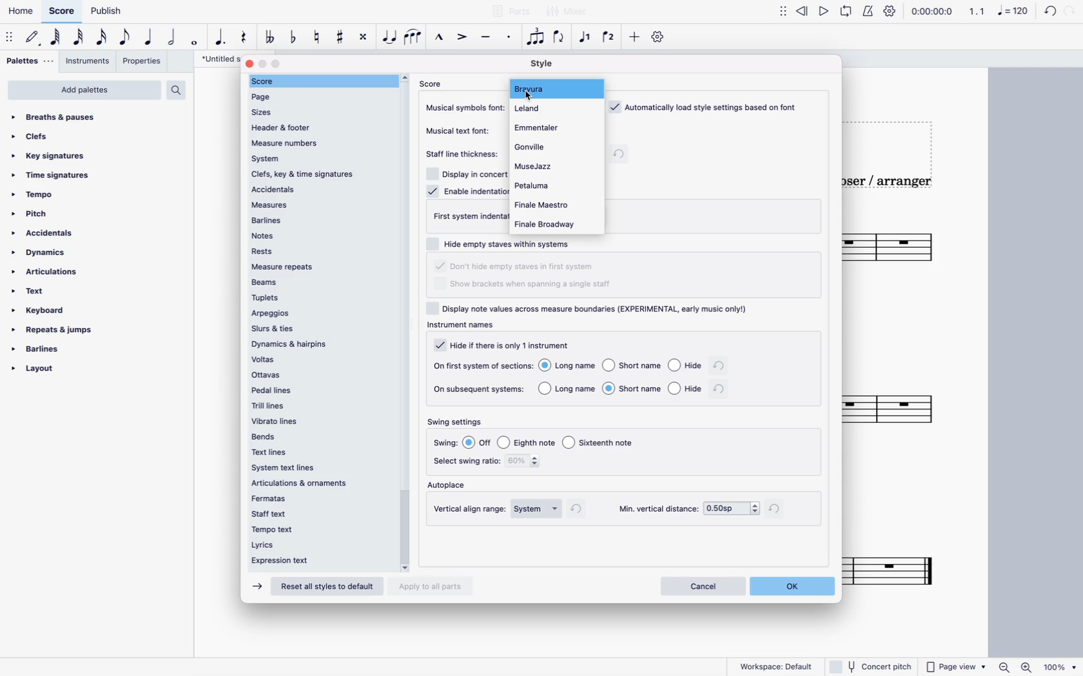 This screenshot has height=676, width=1083. What do you see at coordinates (719, 367) in the screenshot?
I see `refresh` at bounding box center [719, 367].